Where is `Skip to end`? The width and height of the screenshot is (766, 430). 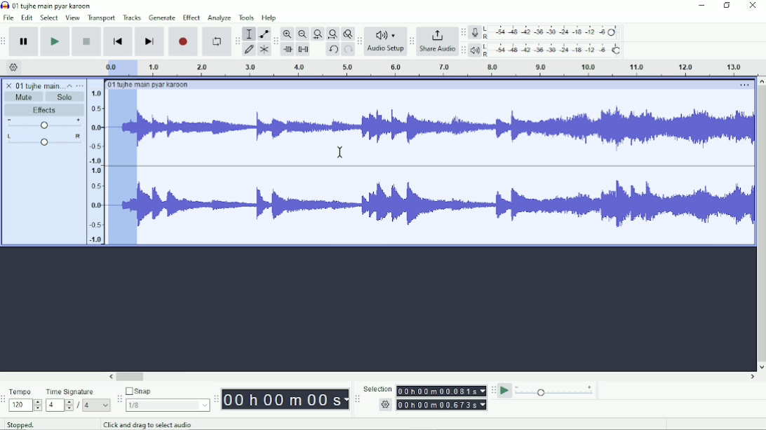
Skip to end is located at coordinates (149, 42).